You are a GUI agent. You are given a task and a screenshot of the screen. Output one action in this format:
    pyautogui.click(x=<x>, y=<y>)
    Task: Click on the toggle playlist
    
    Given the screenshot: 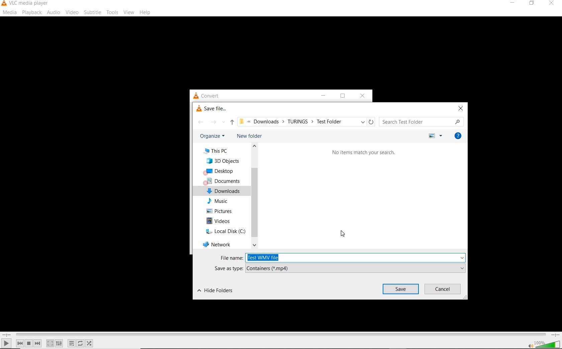 What is the action you would take?
    pyautogui.click(x=72, y=343)
    